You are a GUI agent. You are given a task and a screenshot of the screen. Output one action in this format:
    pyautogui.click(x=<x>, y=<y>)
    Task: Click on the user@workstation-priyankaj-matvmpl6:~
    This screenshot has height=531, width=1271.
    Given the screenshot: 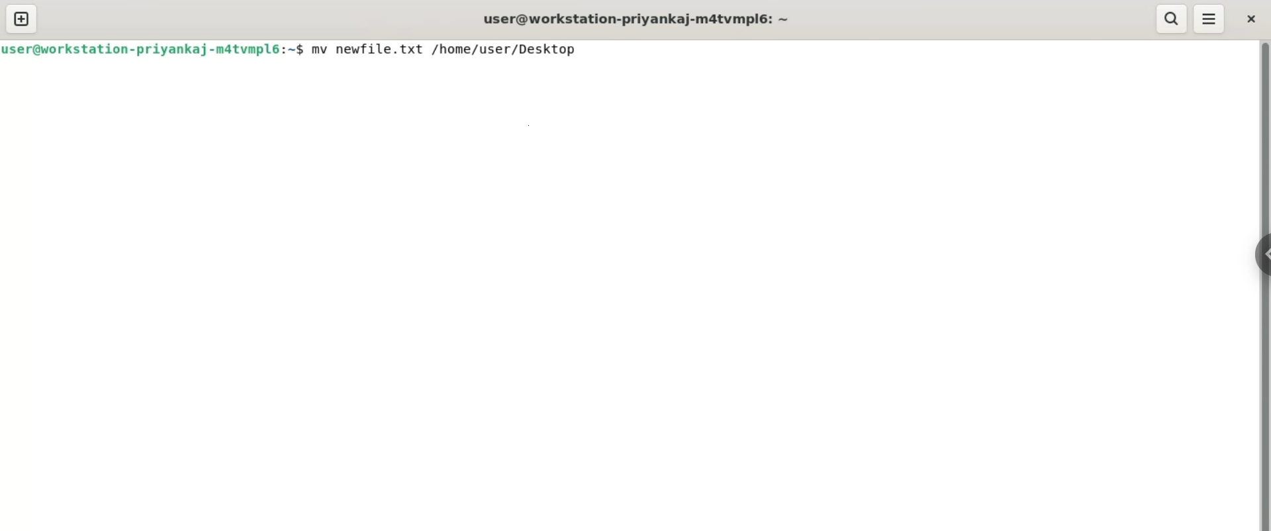 What is the action you would take?
    pyautogui.click(x=640, y=21)
    